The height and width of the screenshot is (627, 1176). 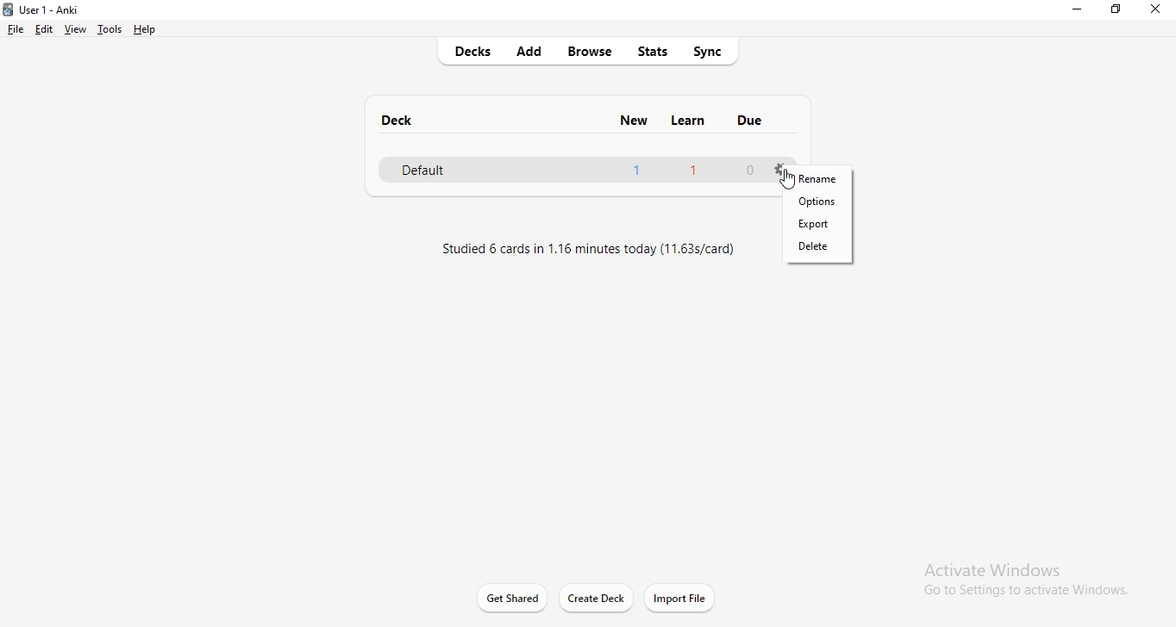 What do you see at coordinates (820, 251) in the screenshot?
I see `delete` at bounding box center [820, 251].